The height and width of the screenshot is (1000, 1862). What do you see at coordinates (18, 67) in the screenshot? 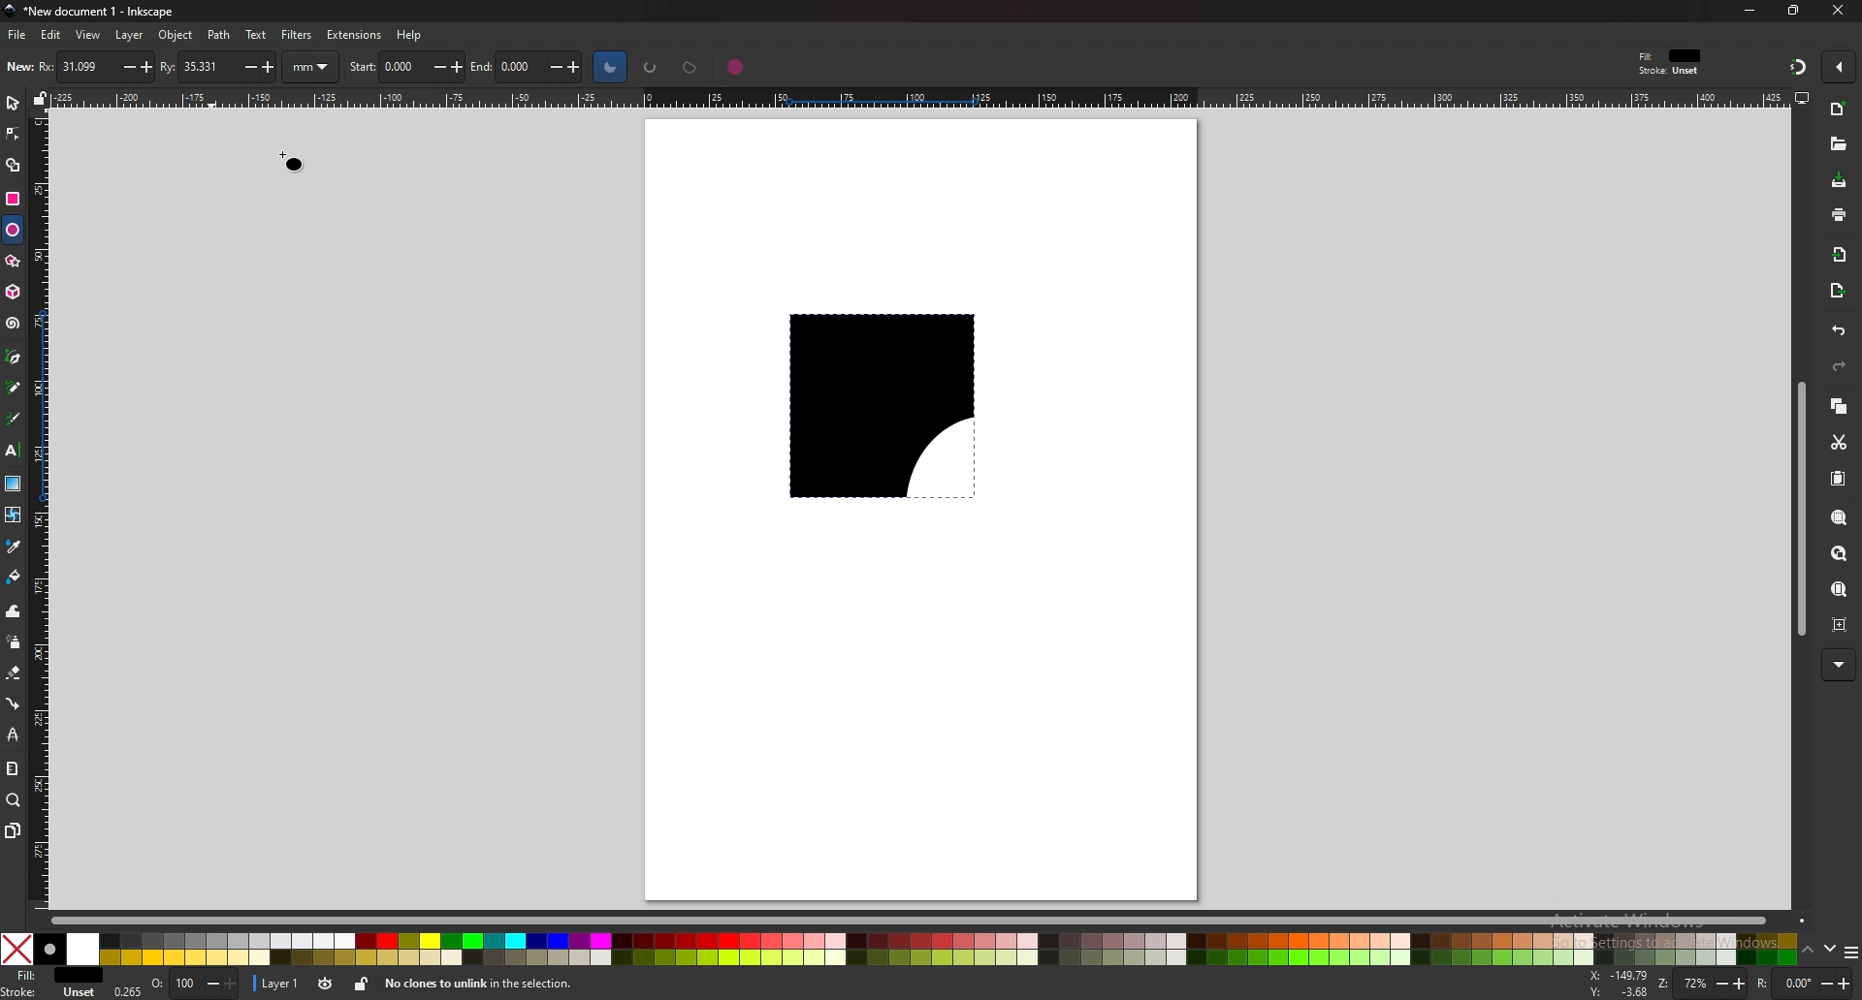
I see `new` at bounding box center [18, 67].